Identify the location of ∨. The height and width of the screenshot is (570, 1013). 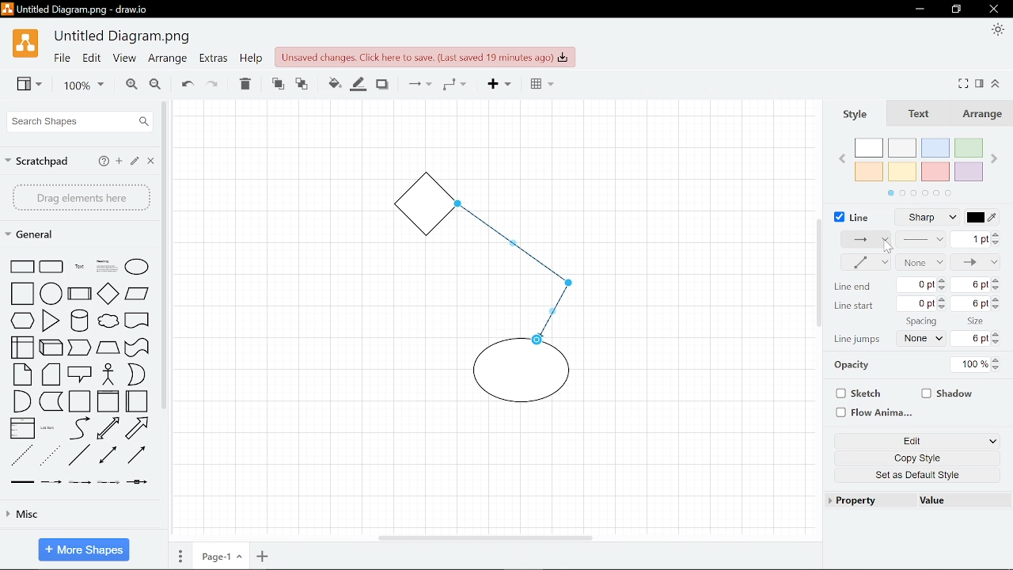
(993, 442).